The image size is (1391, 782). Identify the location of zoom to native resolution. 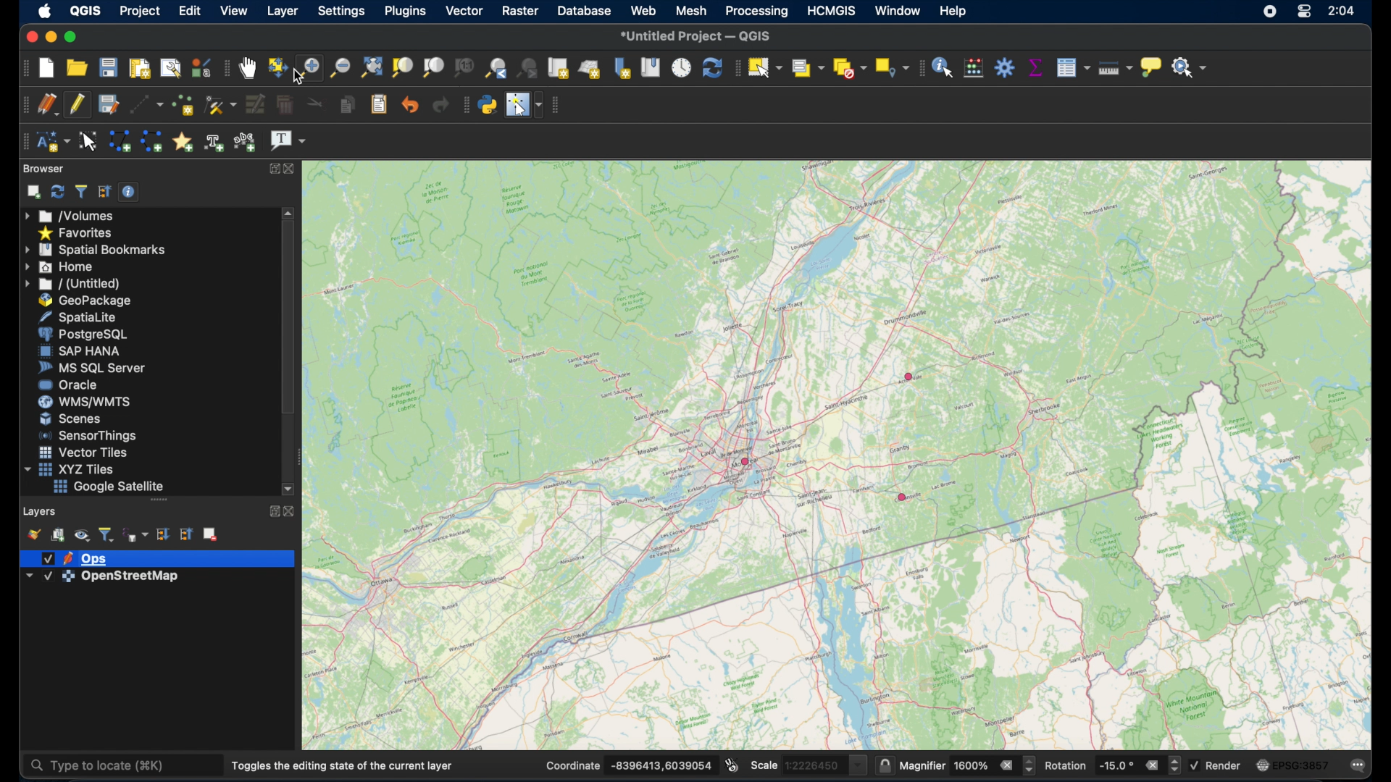
(464, 68).